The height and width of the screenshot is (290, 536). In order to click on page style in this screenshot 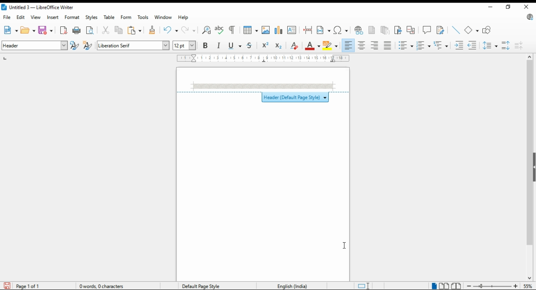, I will do `click(203, 286)`.